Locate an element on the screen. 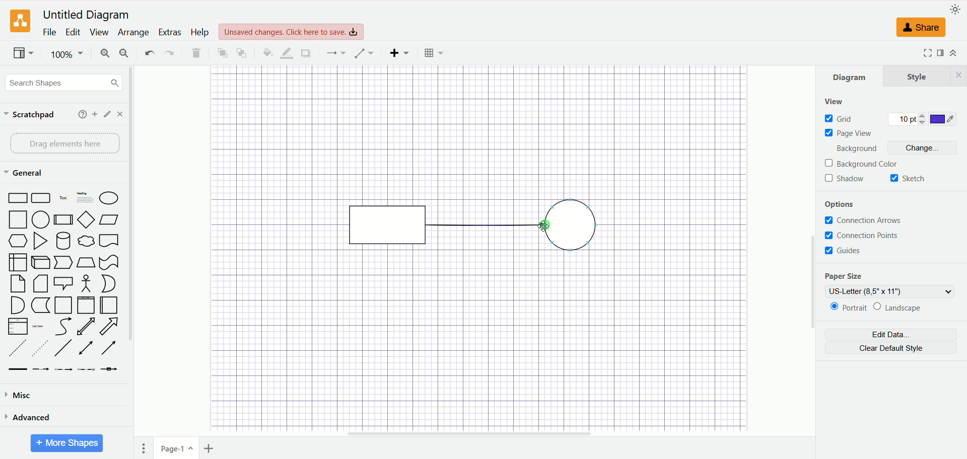  Ellipse is located at coordinates (108, 199).